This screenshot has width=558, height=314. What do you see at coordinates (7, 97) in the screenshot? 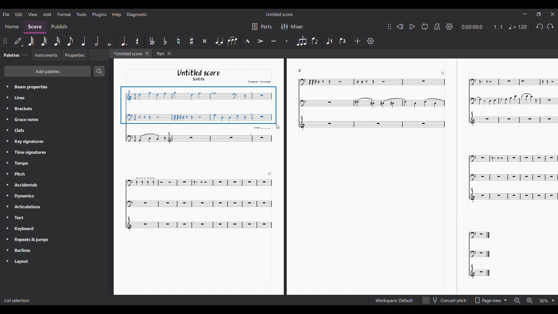
I see `` at bounding box center [7, 97].